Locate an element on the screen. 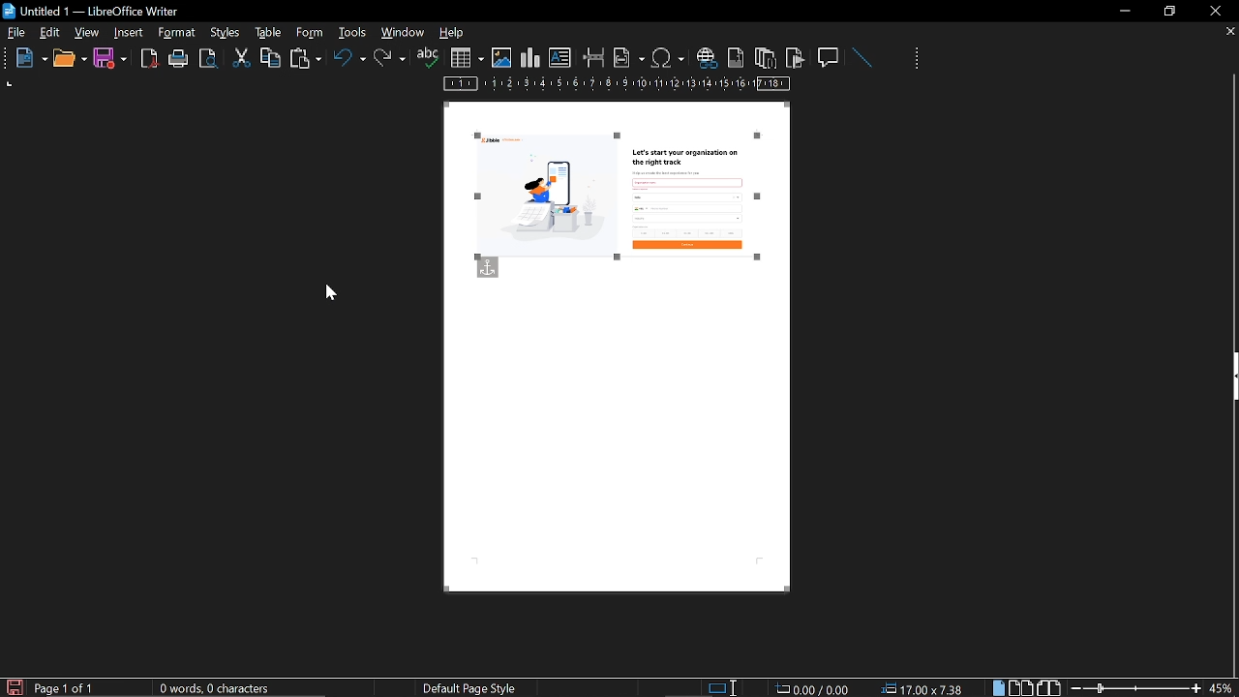 This screenshot has height=697, width=1239. undo is located at coordinates (349, 61).